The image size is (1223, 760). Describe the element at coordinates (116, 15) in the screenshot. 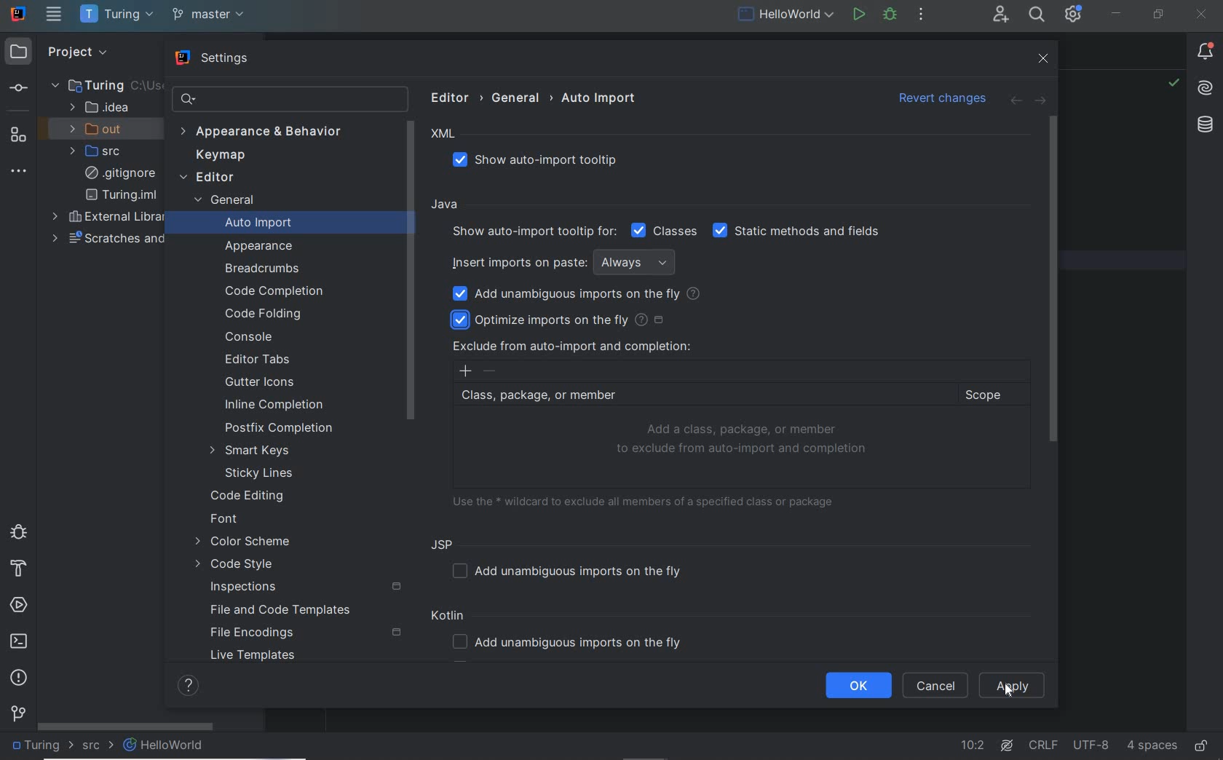

I see `Turing(project name)` at that location.